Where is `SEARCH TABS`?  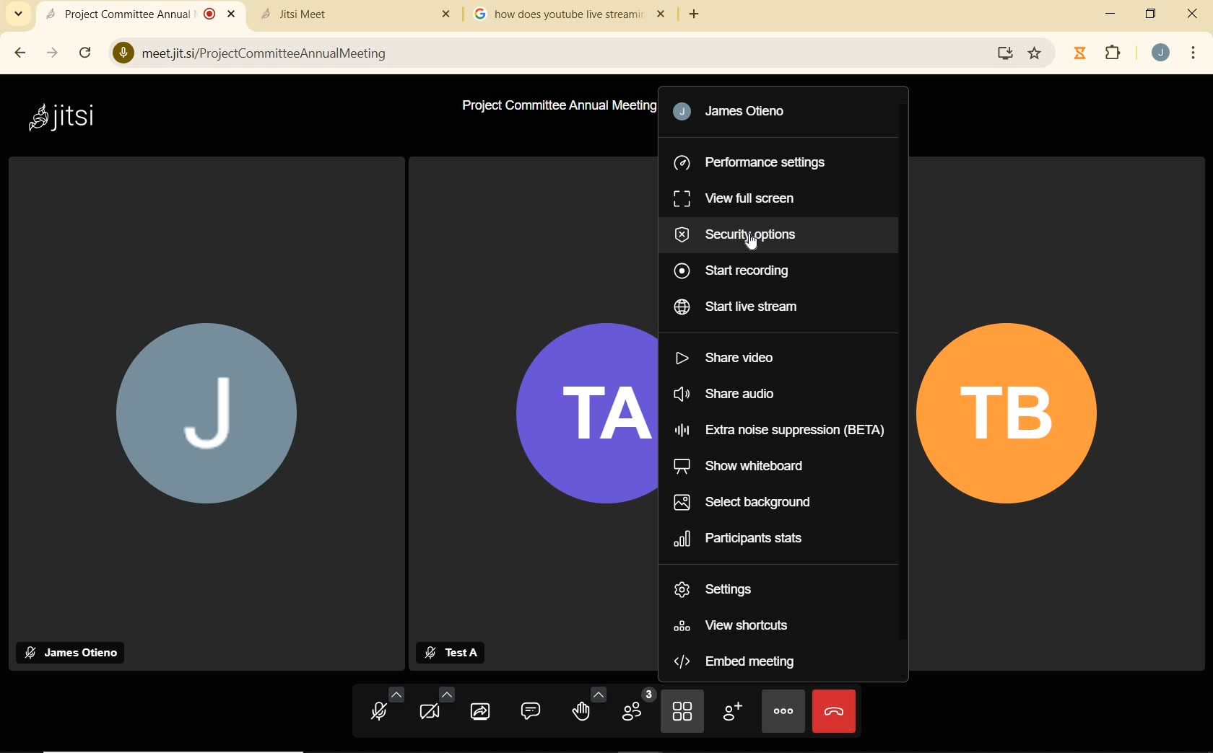 SEARCH TABS is located at coordinates (19, 14).